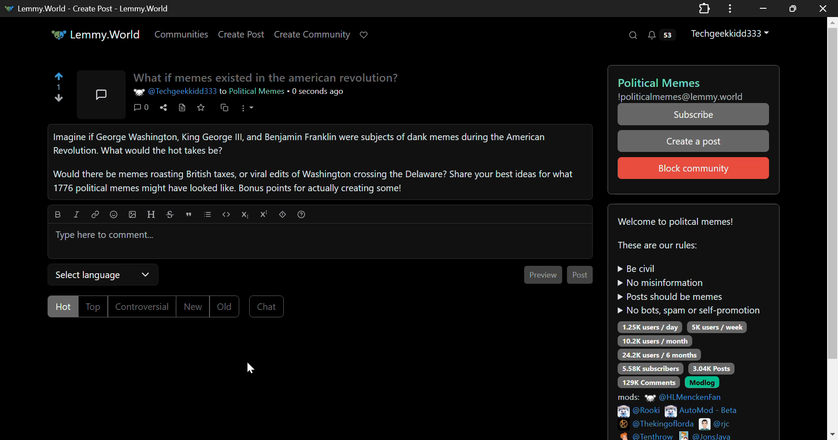  What do you see at coordinates (57, 86) in the screenshot?
I see `Post Votes Counter` at bounding box center [57, 86].